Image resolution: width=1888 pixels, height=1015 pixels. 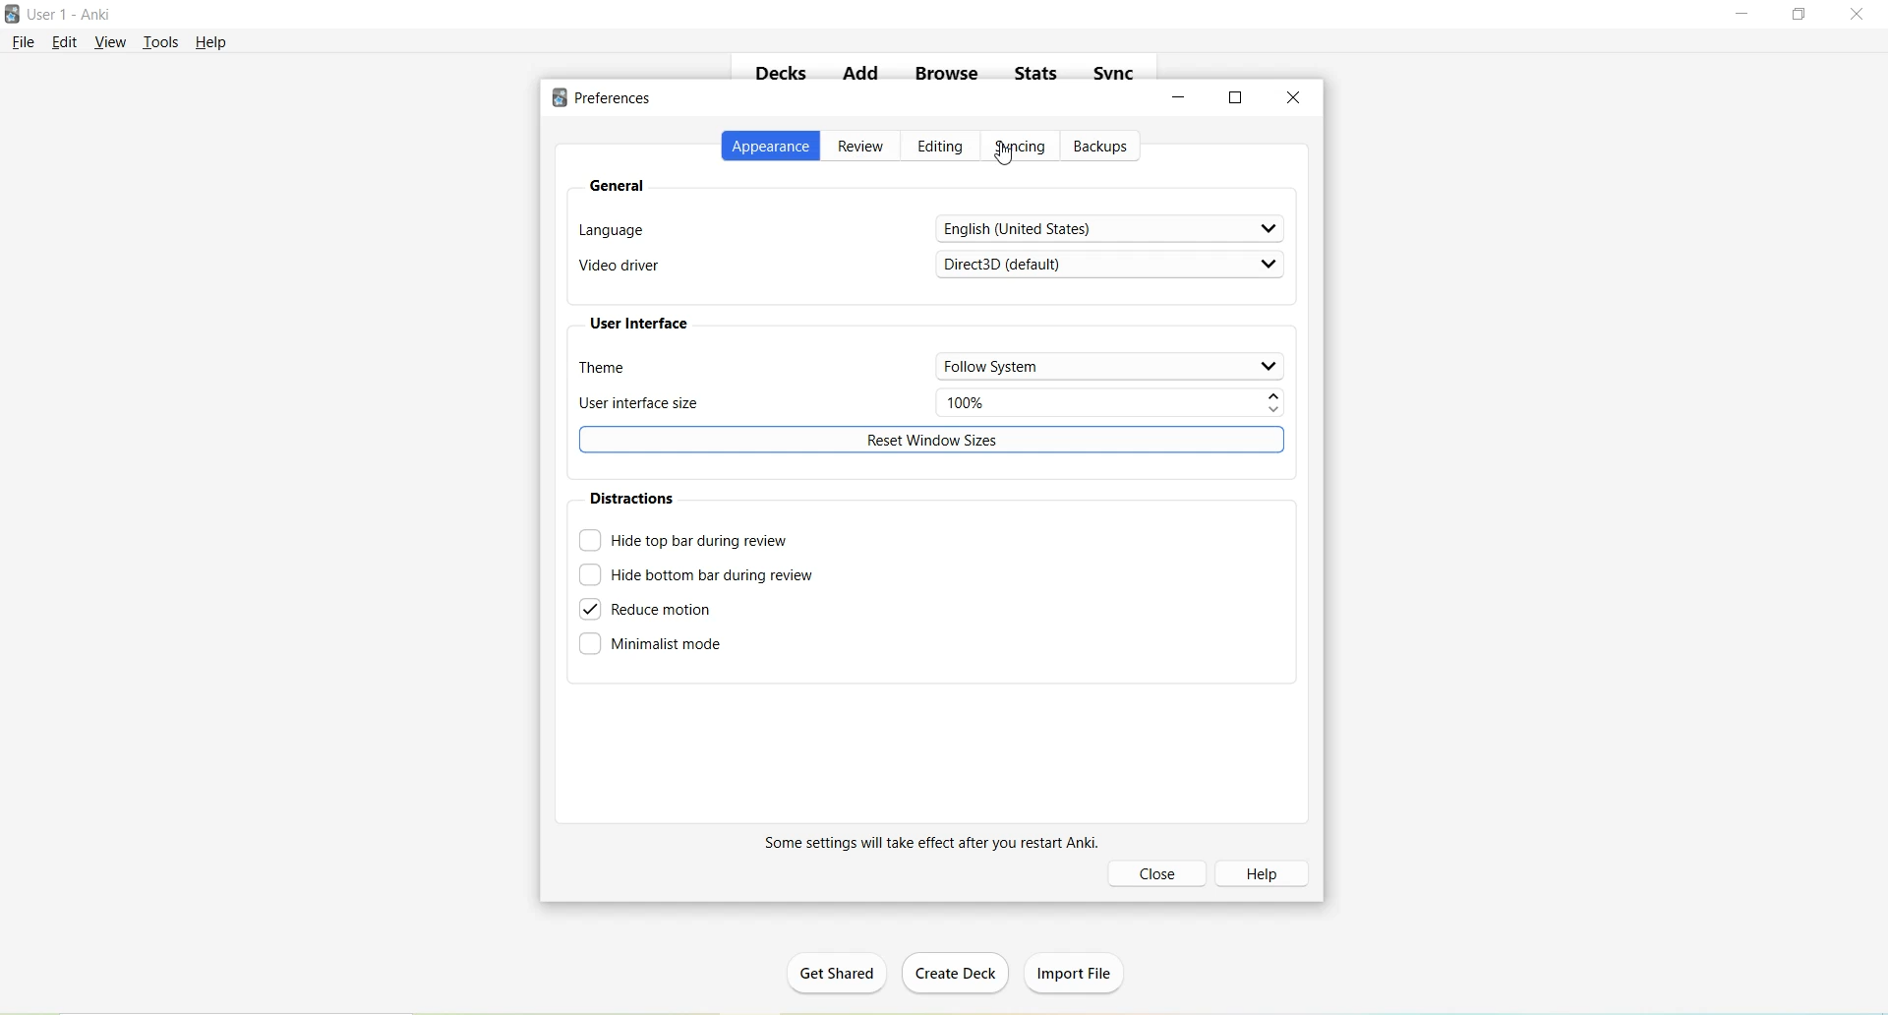 What do you see at coordinates (643, 323) in the screenshot?
I see `User interface` at bounding box center [643, 323].